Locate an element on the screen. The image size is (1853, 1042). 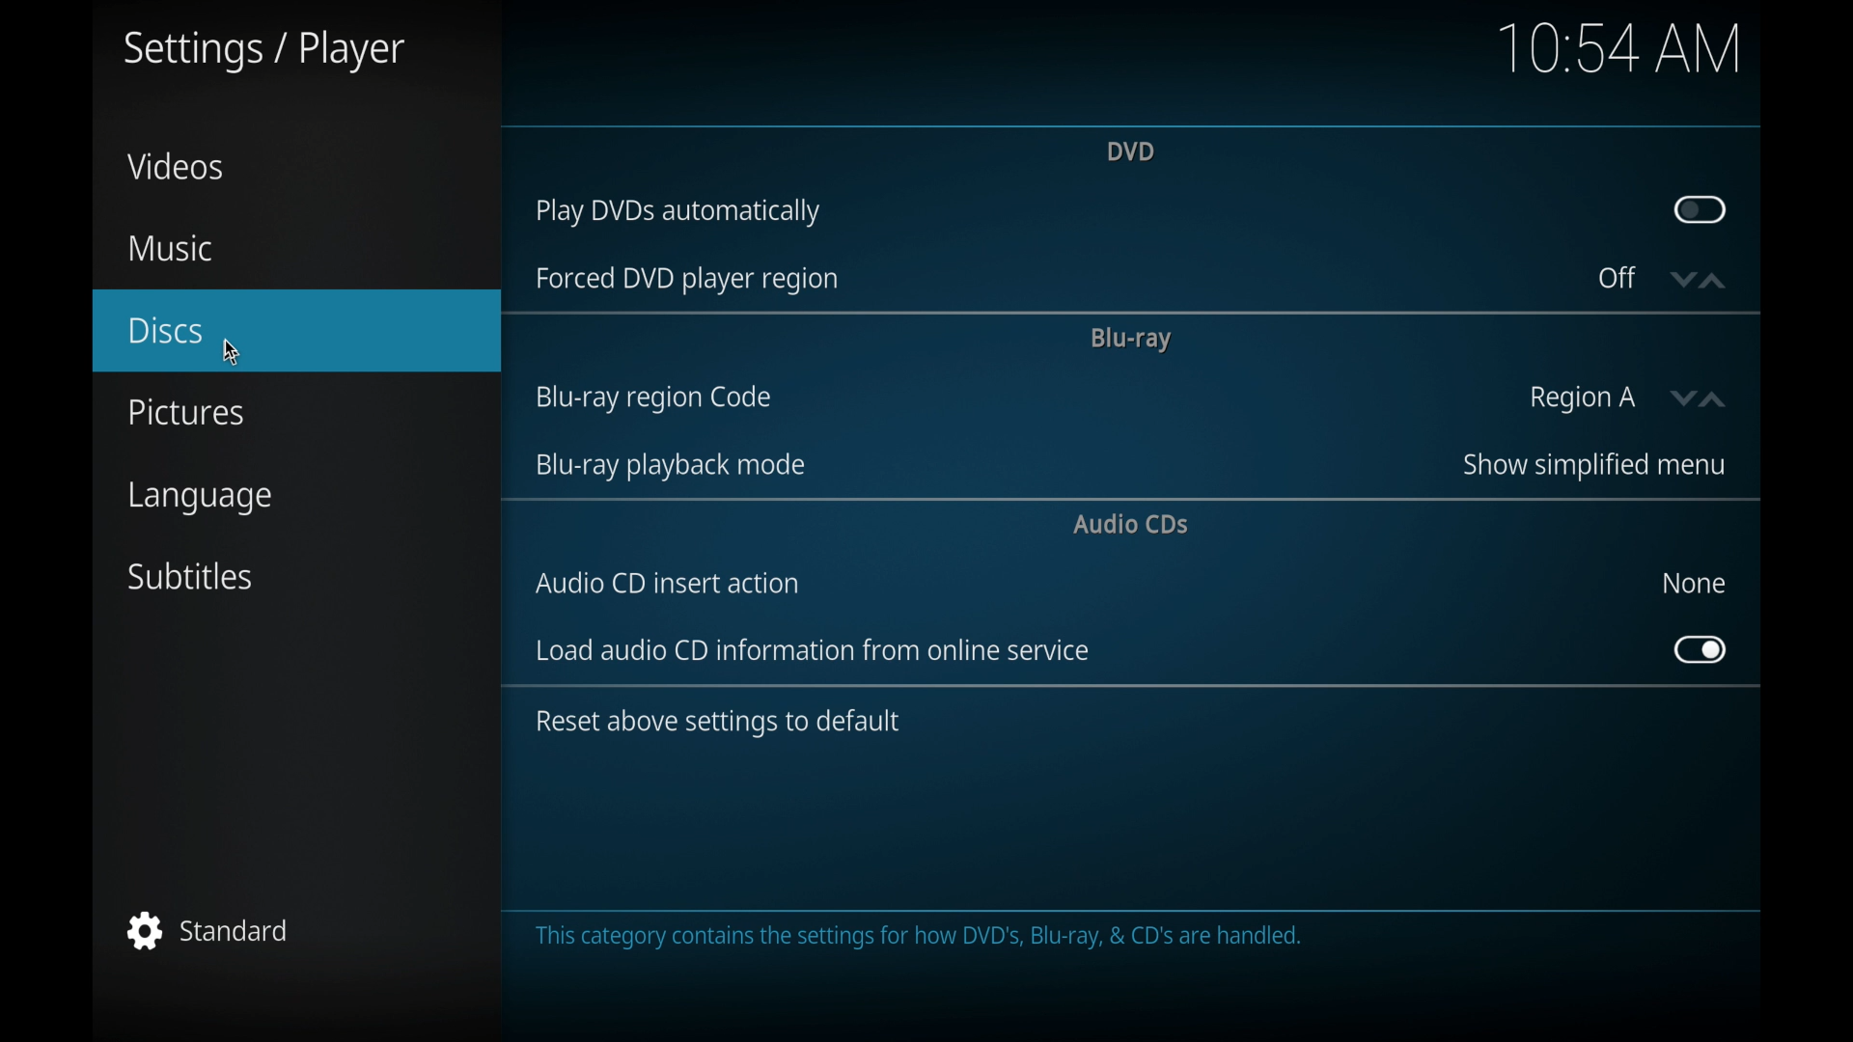
forced dvd player region is located at coordinates (685, 279).